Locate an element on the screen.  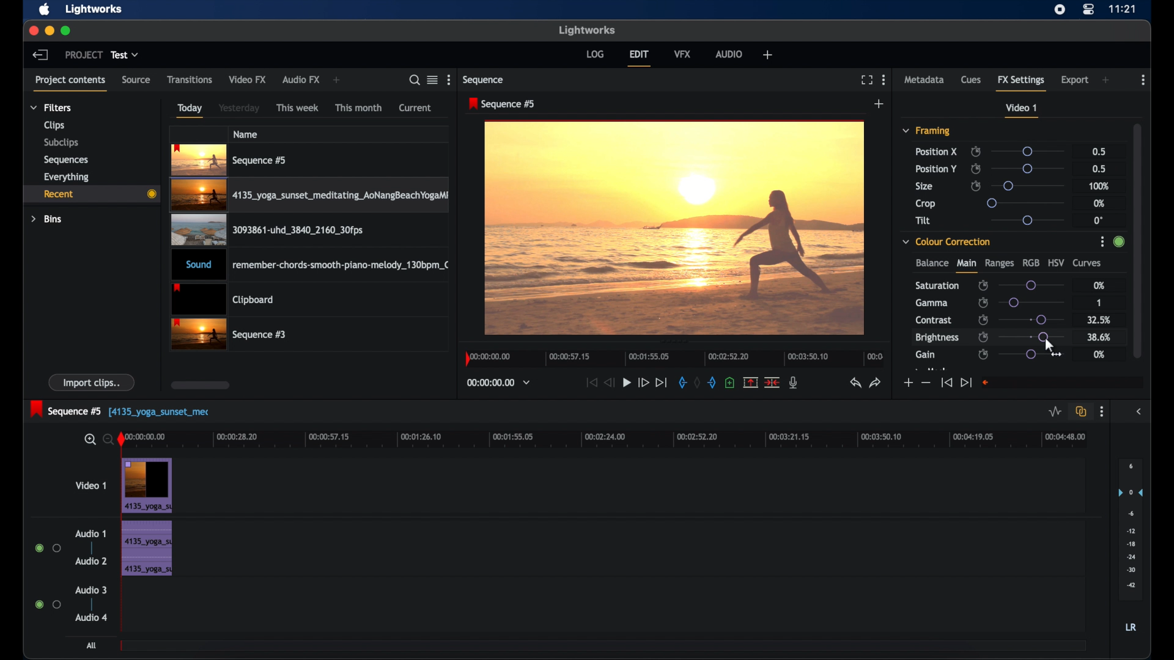
bins is located at coordinates (46, 219).